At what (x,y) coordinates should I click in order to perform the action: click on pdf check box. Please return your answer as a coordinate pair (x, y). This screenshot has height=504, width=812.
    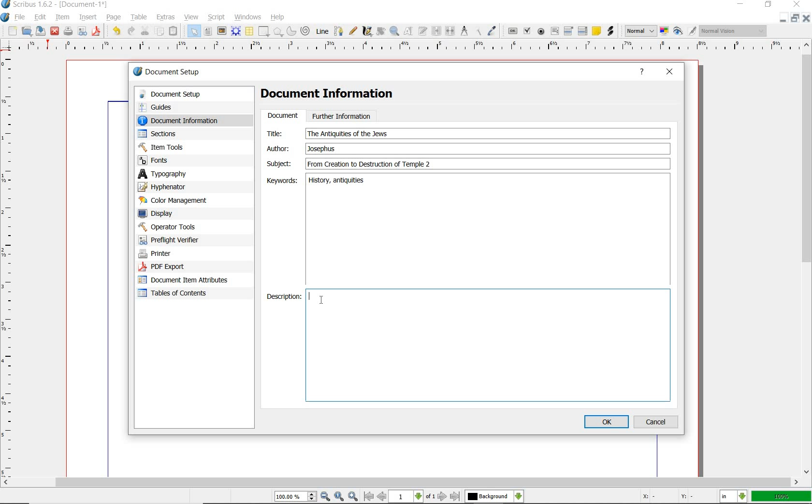
    Looking at the image, I should click on (528, 30).